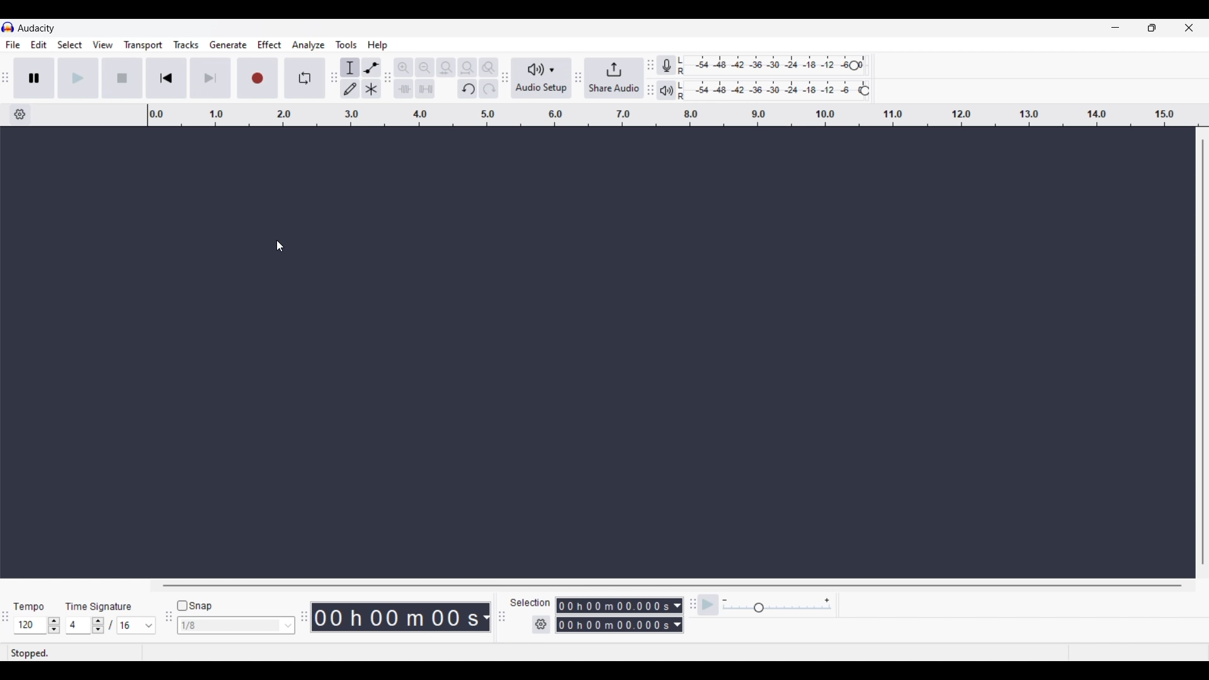 The height and width of the screenshot is (680, 1209). I want to click on Envelop tool, so click(371, 67).